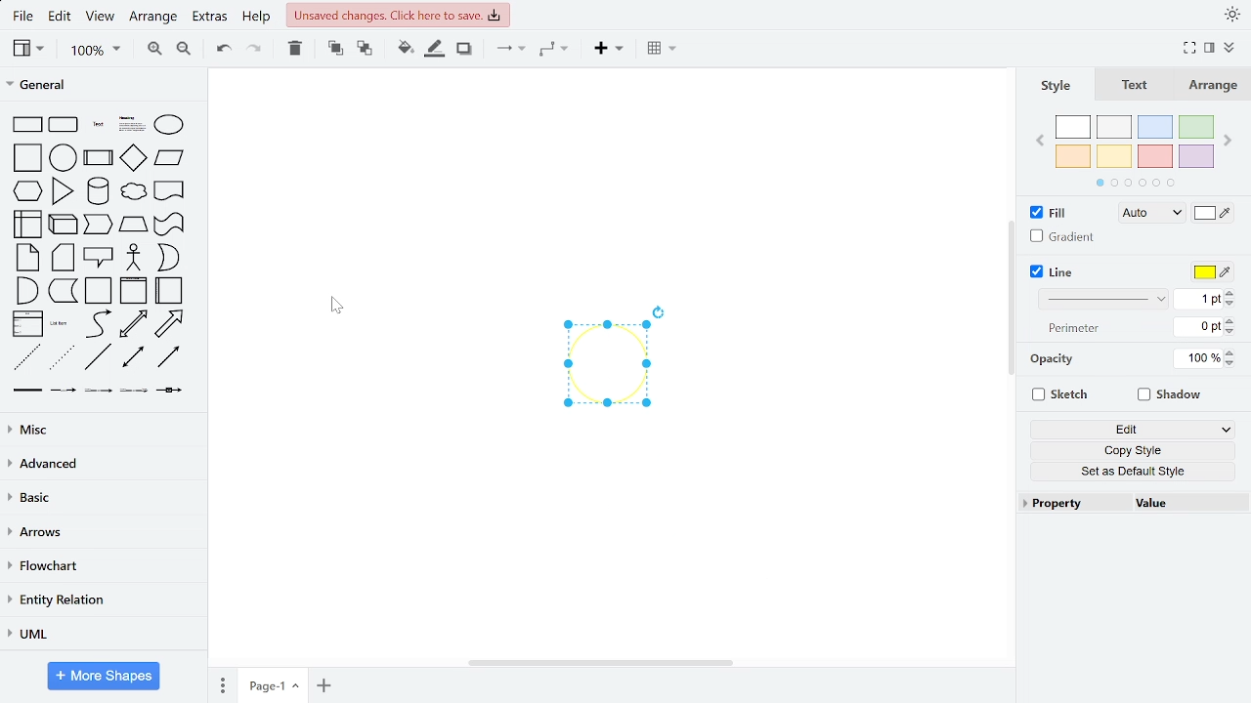 The width and height of the screenshot is (1251, 703). I want to click on vertical scrollbar, so click(1011, 301).